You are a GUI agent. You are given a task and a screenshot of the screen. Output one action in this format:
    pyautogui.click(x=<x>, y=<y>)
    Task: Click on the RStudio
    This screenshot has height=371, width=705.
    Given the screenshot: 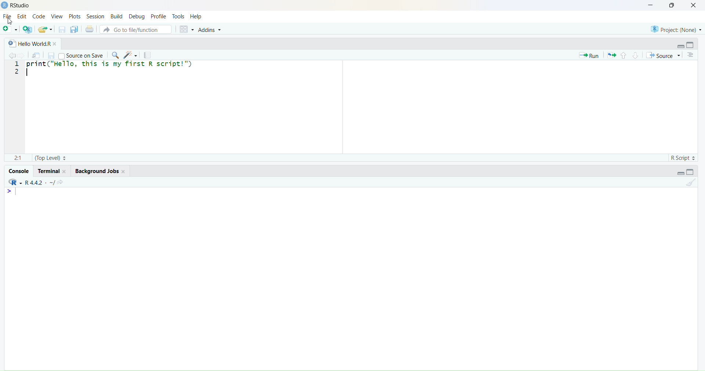 What is the action you would take?
    pyautogui.click(x=14, y=181)
    